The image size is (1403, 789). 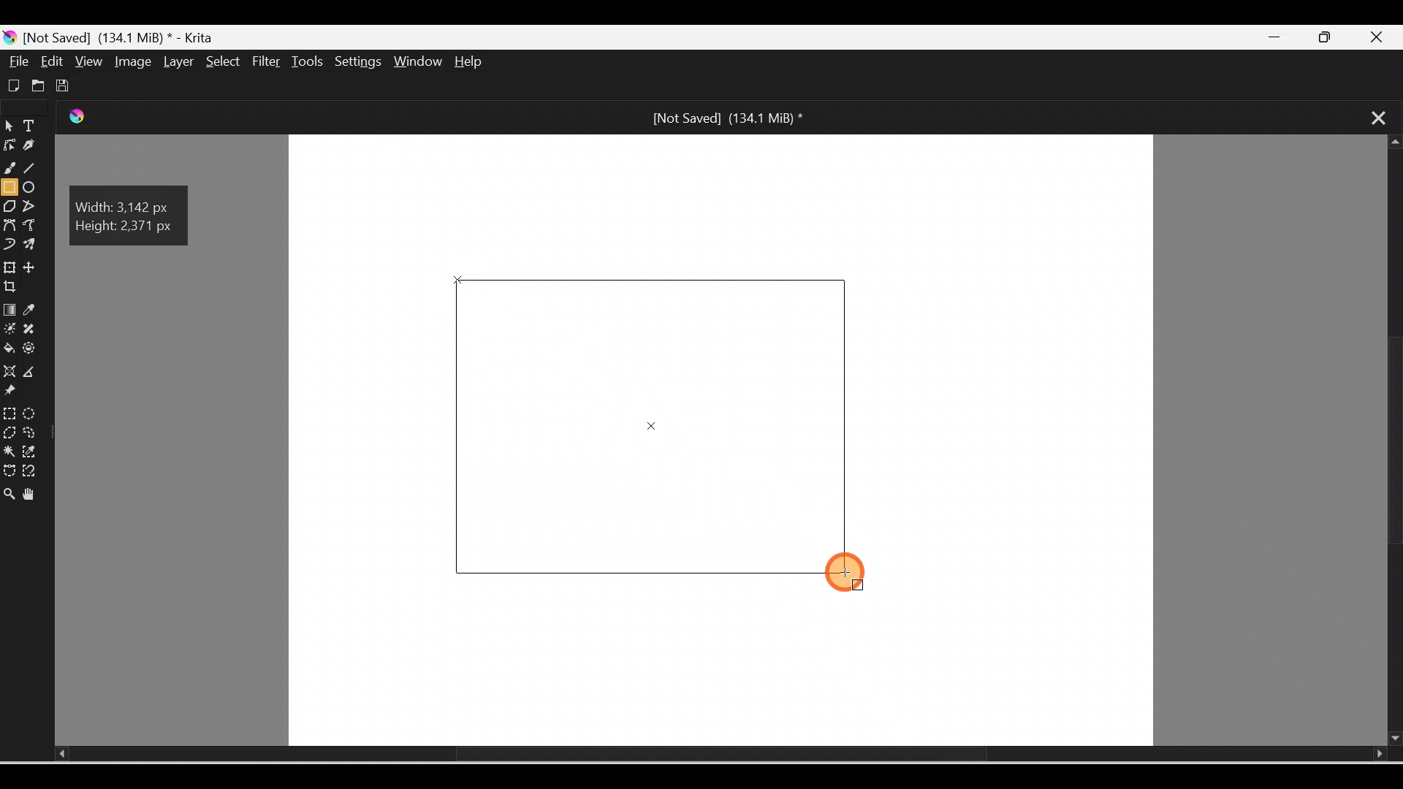 I want to click on Colorize mask tool, so click(x=9, y=329).